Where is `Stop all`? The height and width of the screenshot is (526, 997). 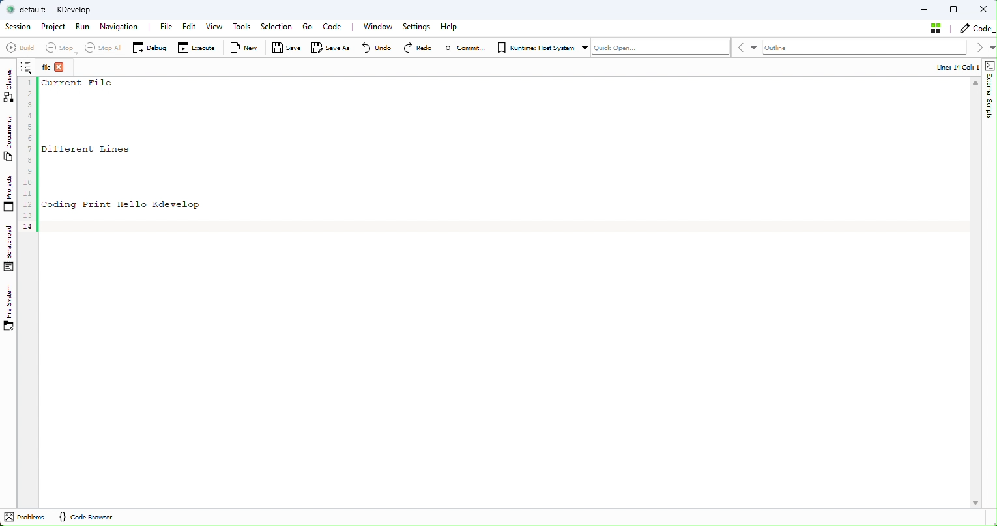 Stop all is located at coordinates (100, 48).